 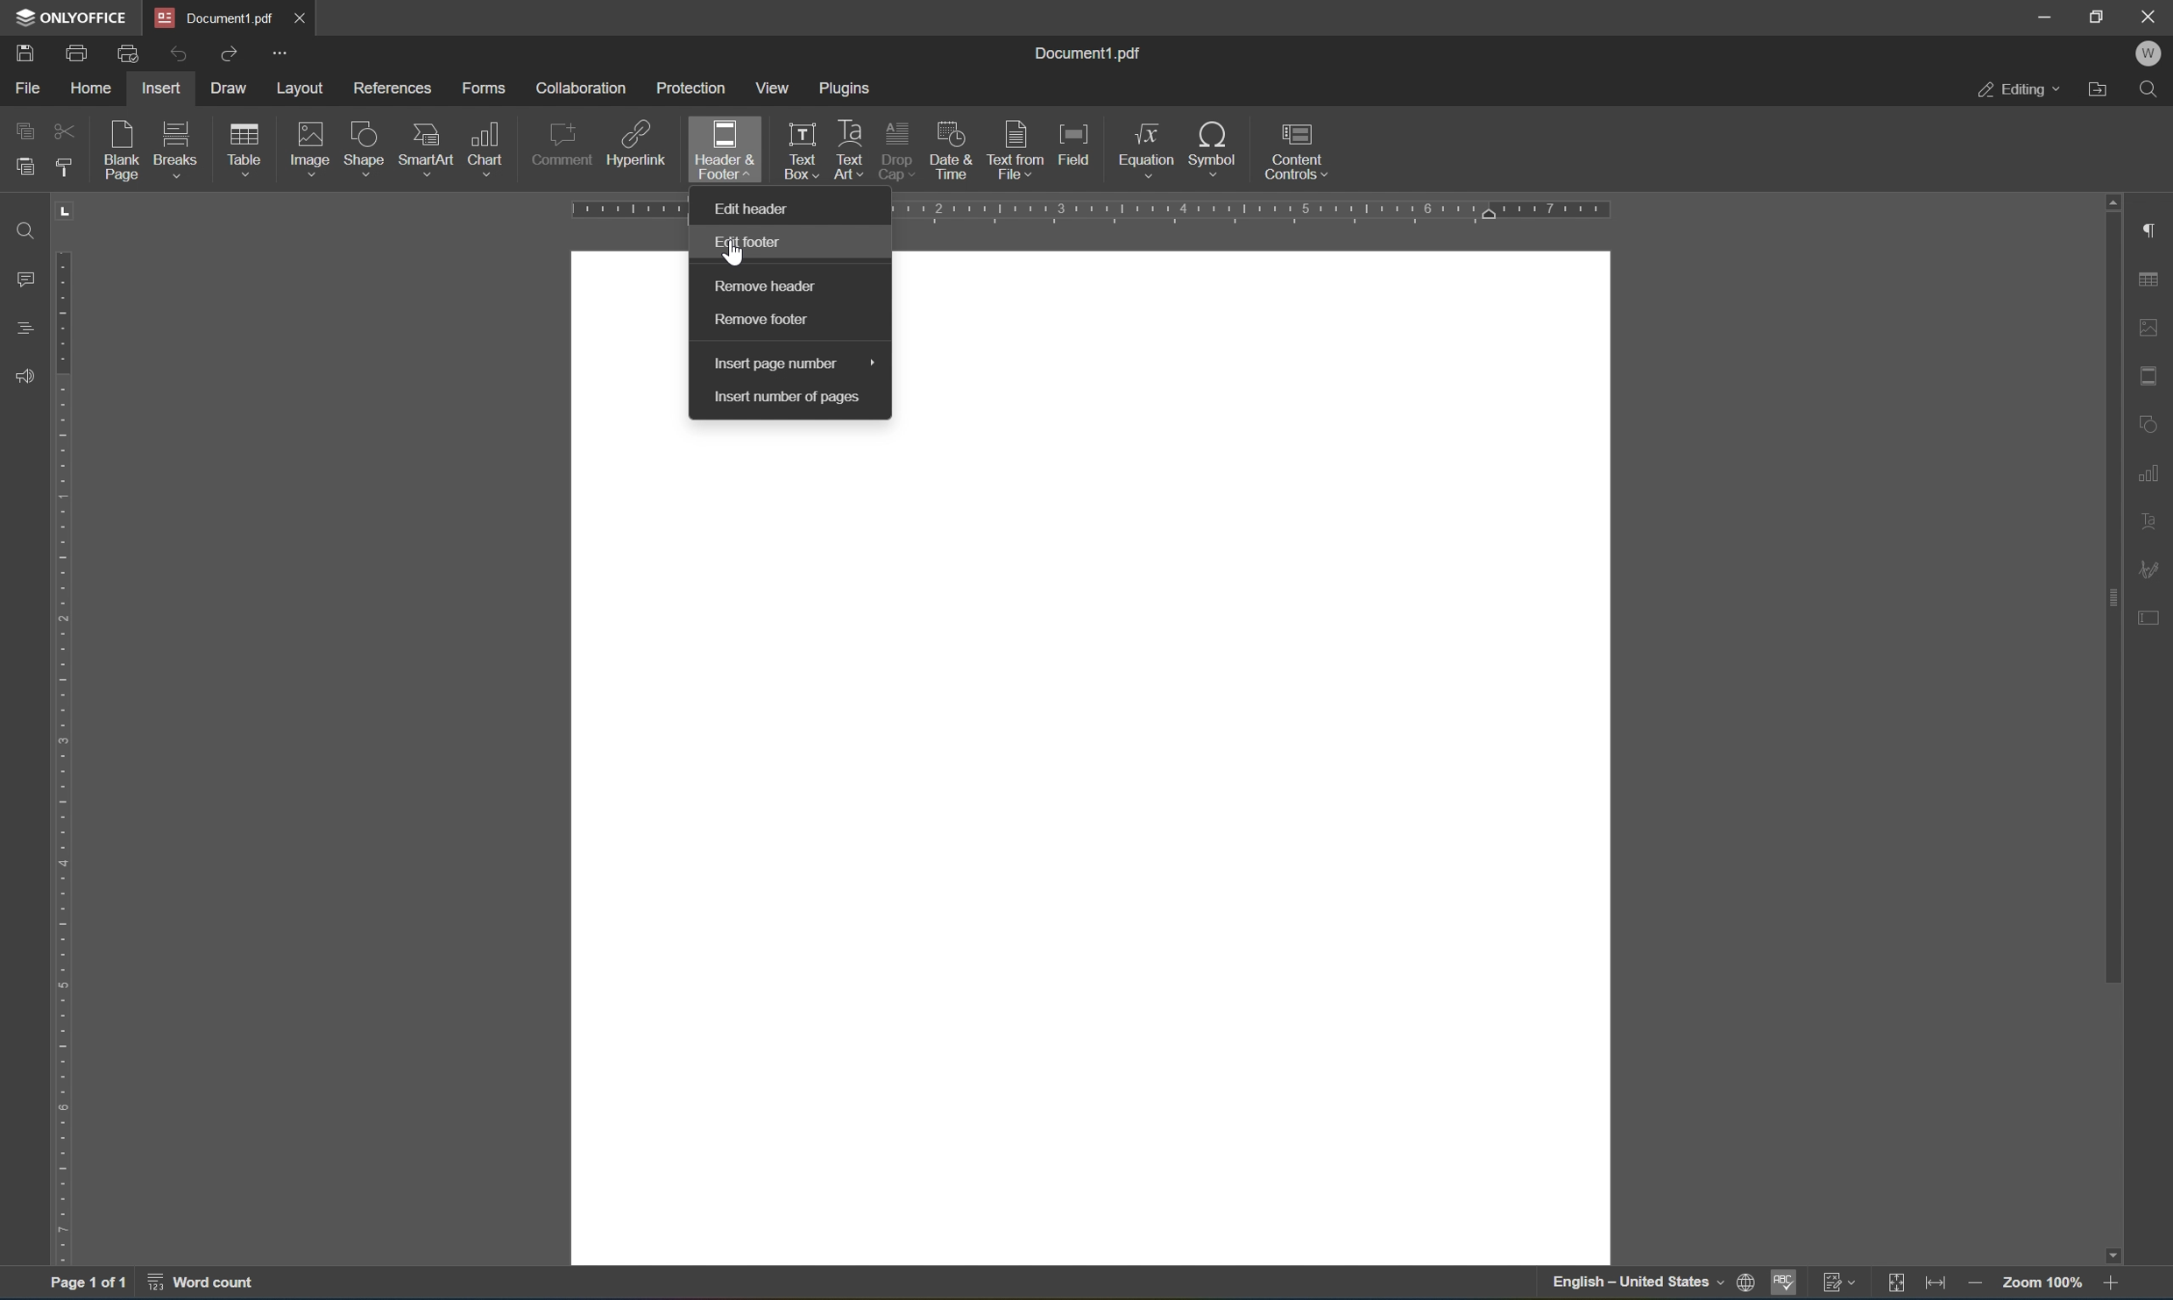 I want to click on scroll bar, so click(x=2106, y=589).